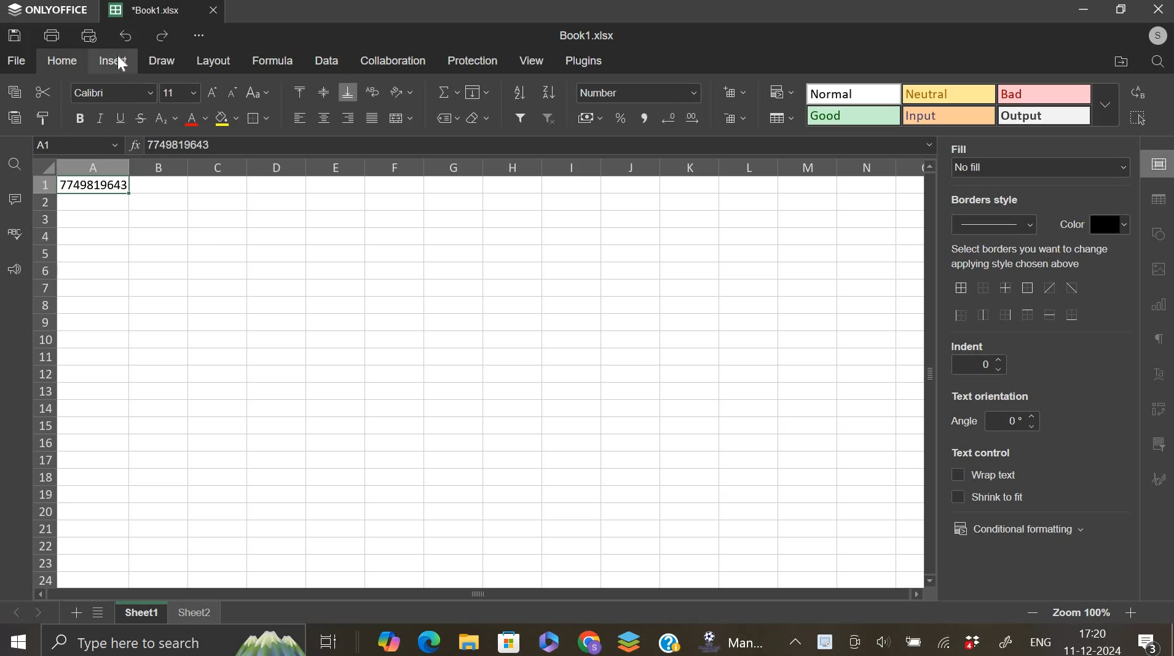  I want to click on layout, so click(215, 61).